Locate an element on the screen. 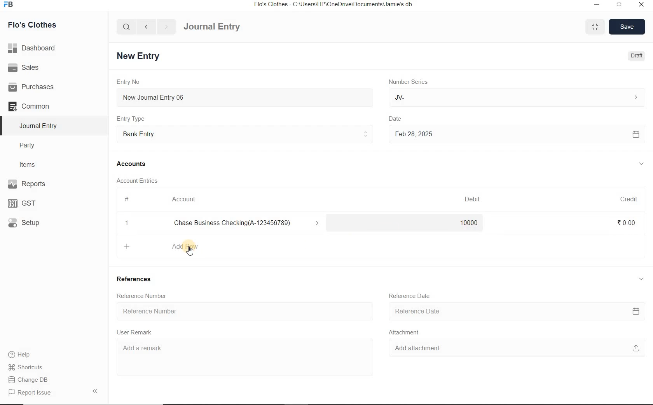  Frappe Books logo is located at coordinates (10, 5).